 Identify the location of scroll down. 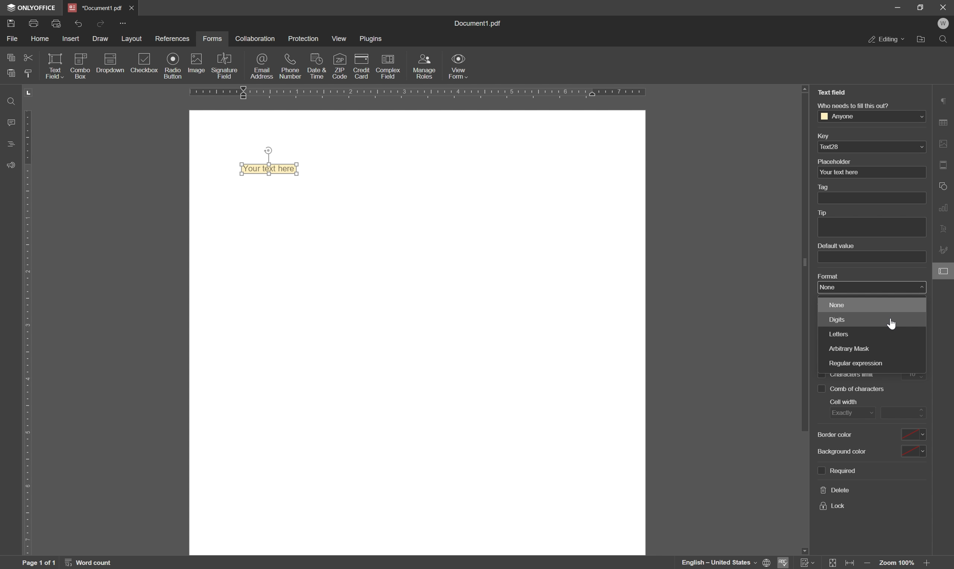
(806, 543).